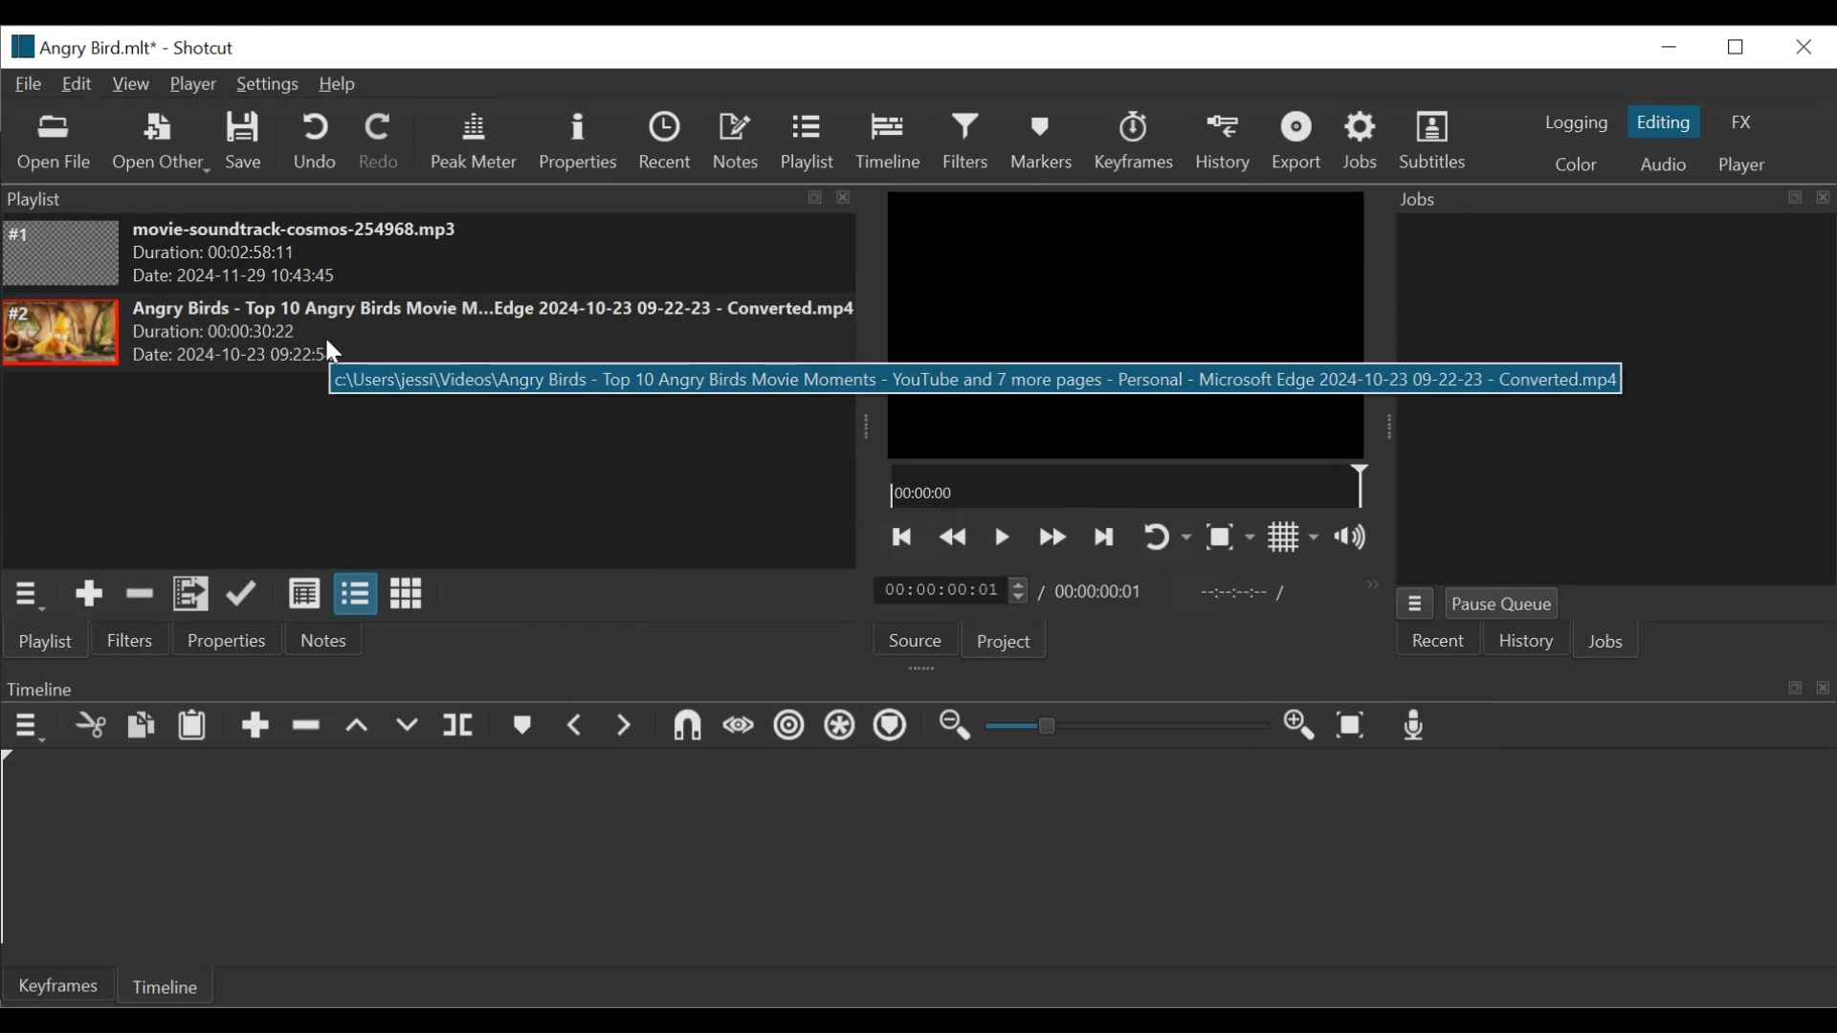 This screenshot has height=1033, width=1837. Describe the element at coordinates (193, 725) in the screenshot. I see `Paste` at that location.